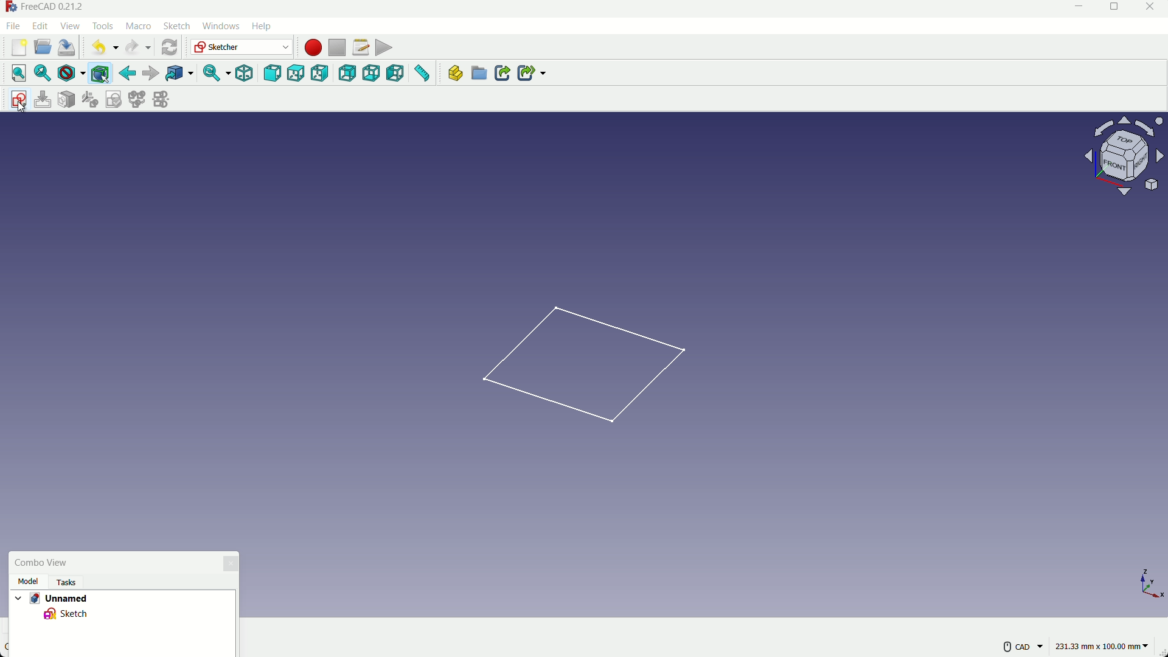 This screenshot has width=1168, height=657. What do you see at coordinates (46, 7) in the screenshot?
I see `app name - FreeCAD 0.21.2` at bounding box center [46, 7].